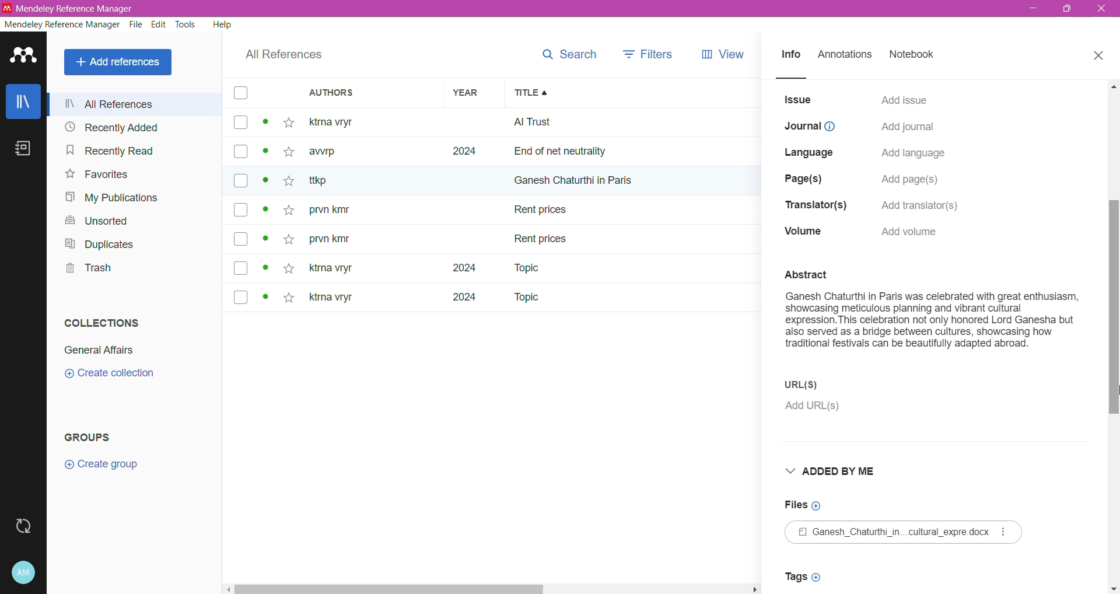 Image resolution: width=1120 pixels, height=594 pixels. What do you see at coordinates (100, 244) in the screenshot?
I see `Duplicates` at bounding box center [100, 244].